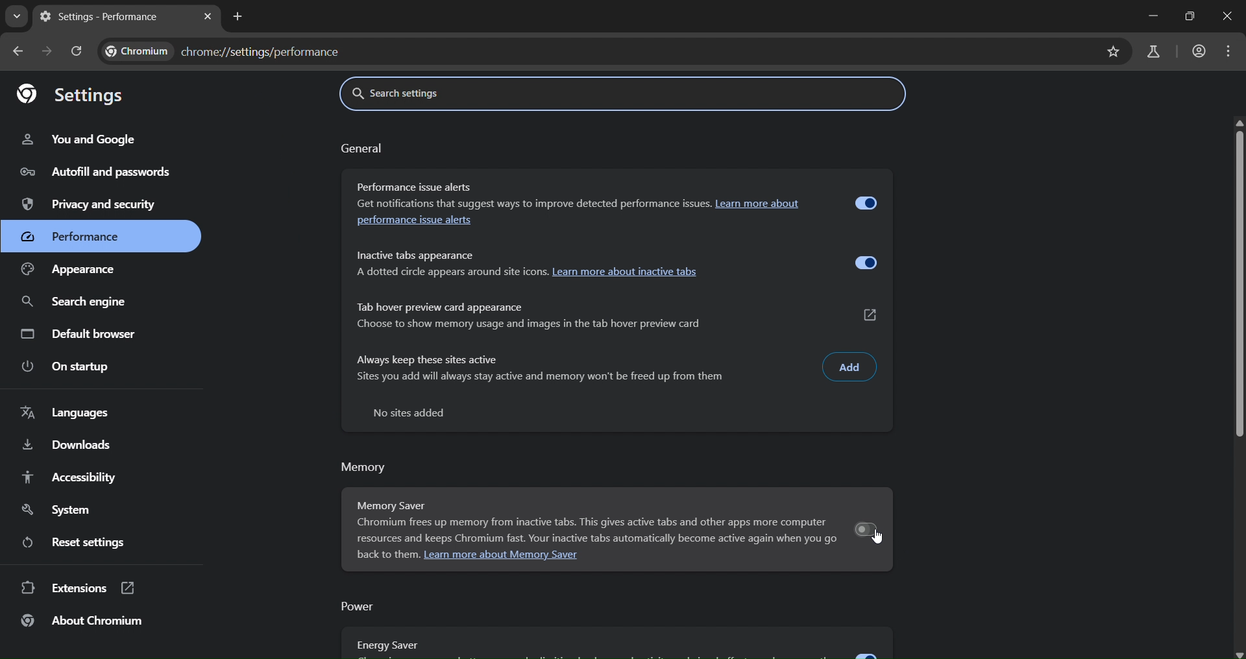 The image size is (1246, 659). Describe the element at coordinates (240, 17) in the screenshot. I see `new tab` at that location.